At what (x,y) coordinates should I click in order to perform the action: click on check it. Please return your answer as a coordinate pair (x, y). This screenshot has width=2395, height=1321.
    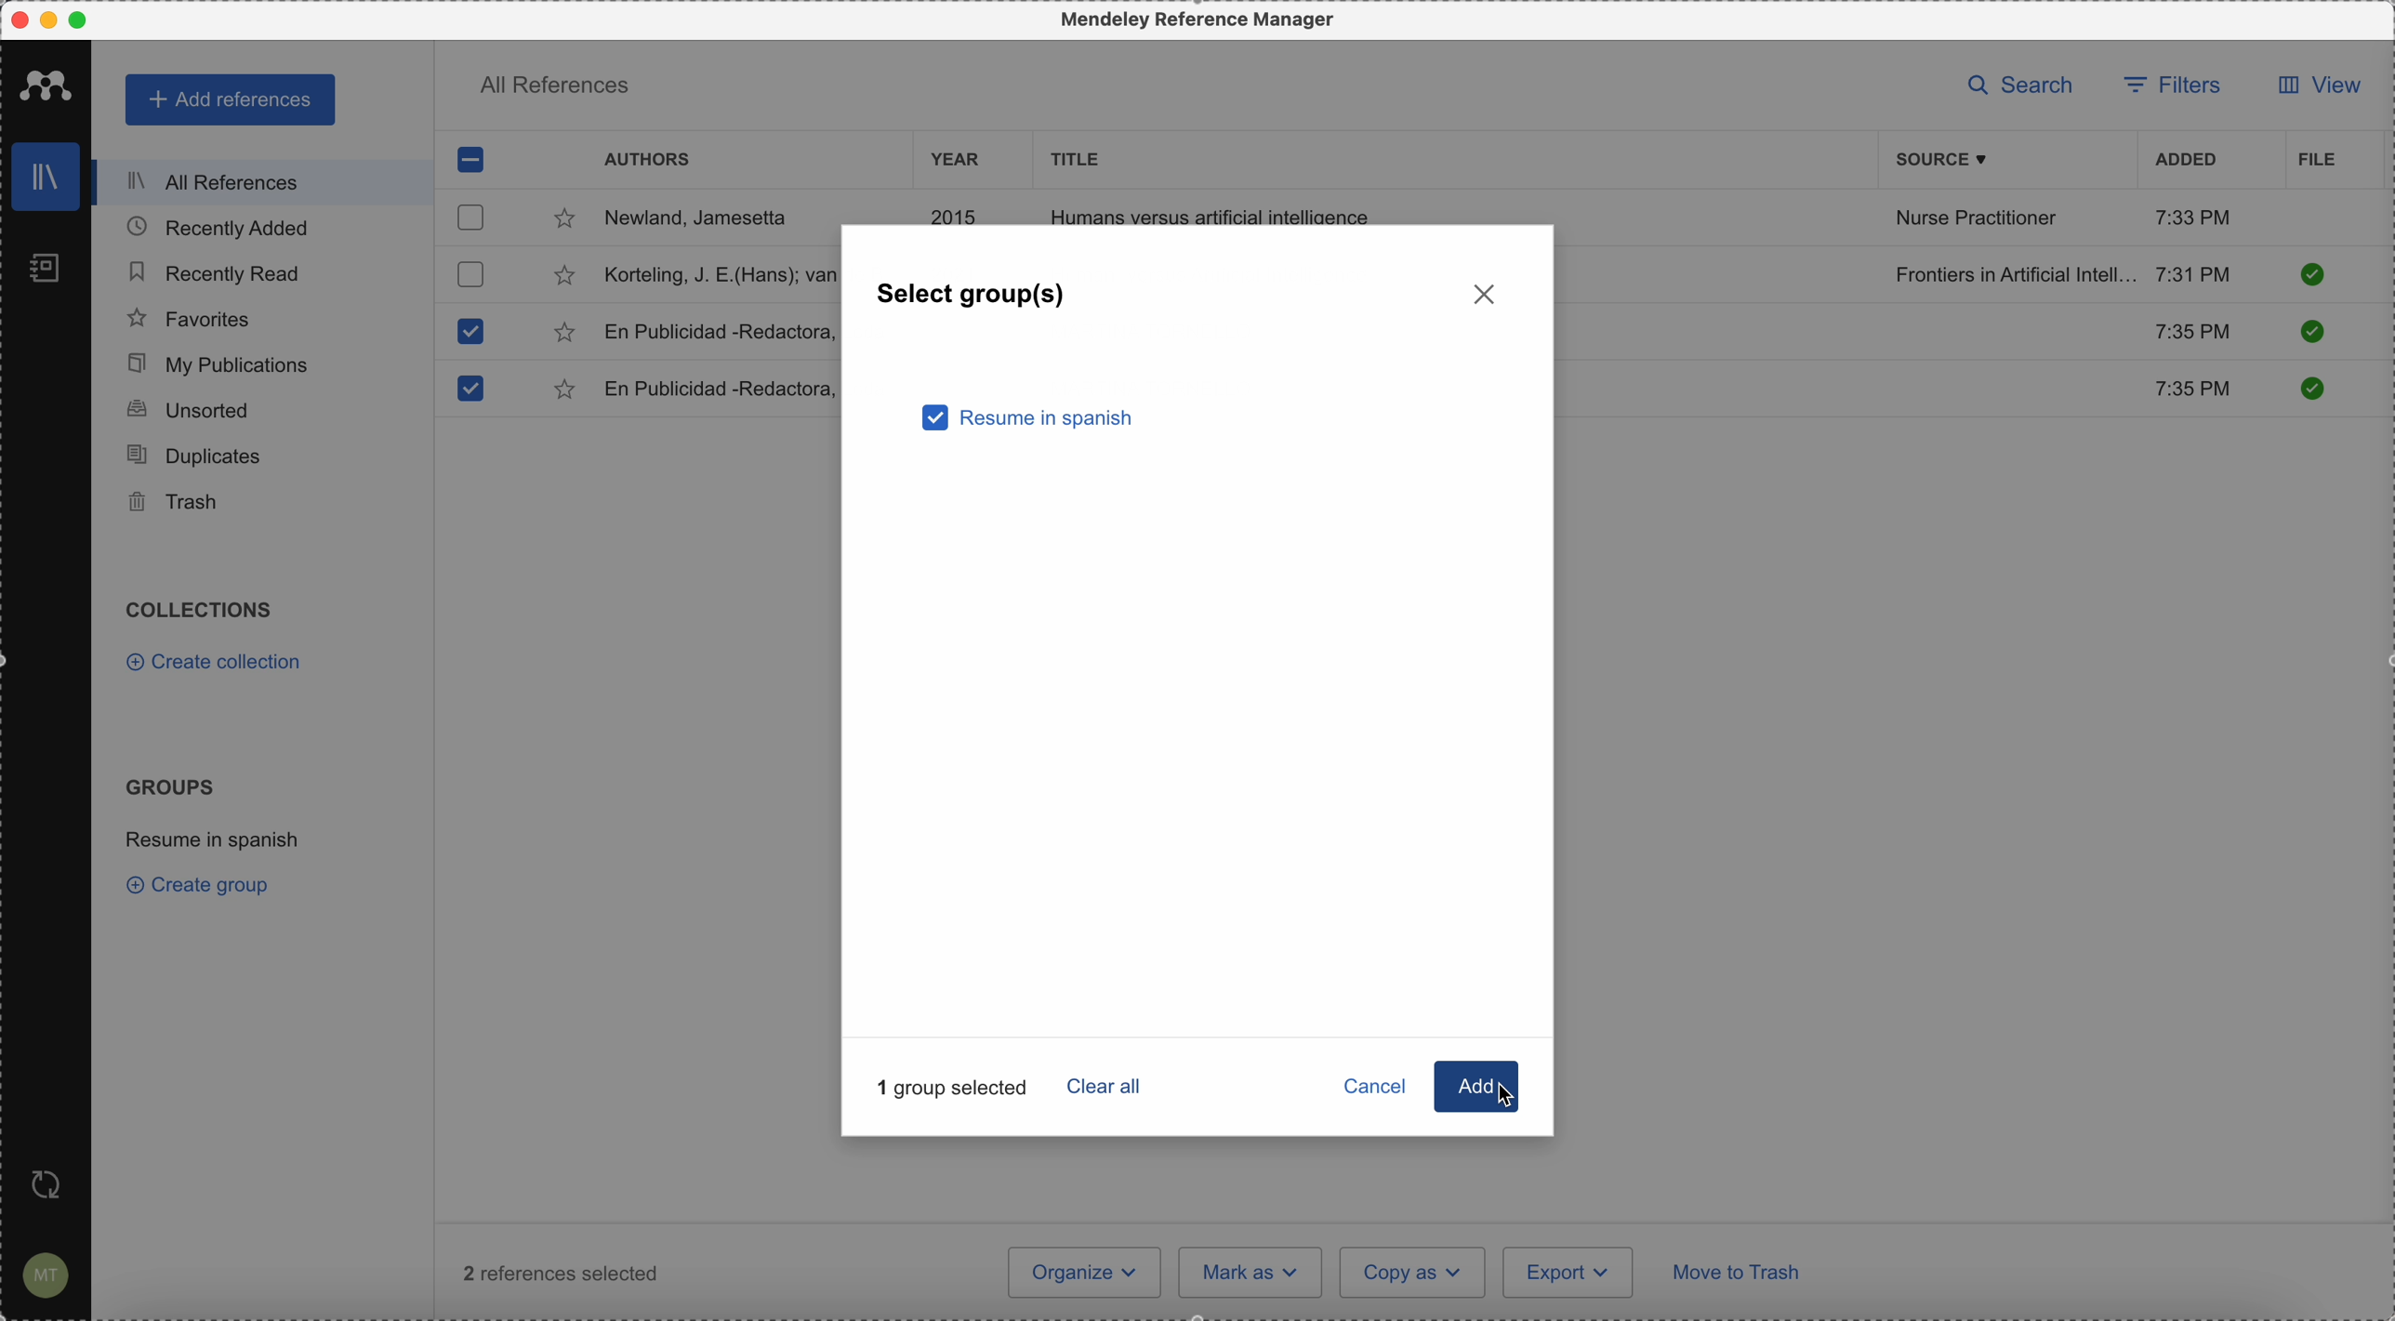
    Looking at the image, I should click on (2311, 274).